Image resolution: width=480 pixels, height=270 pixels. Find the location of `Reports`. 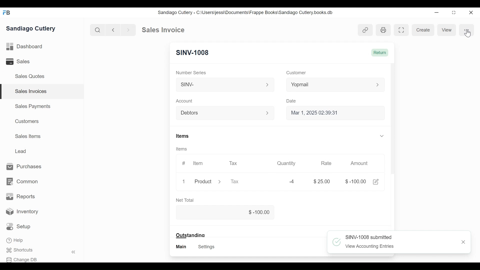

Reports is located at coordinates (20, 196).